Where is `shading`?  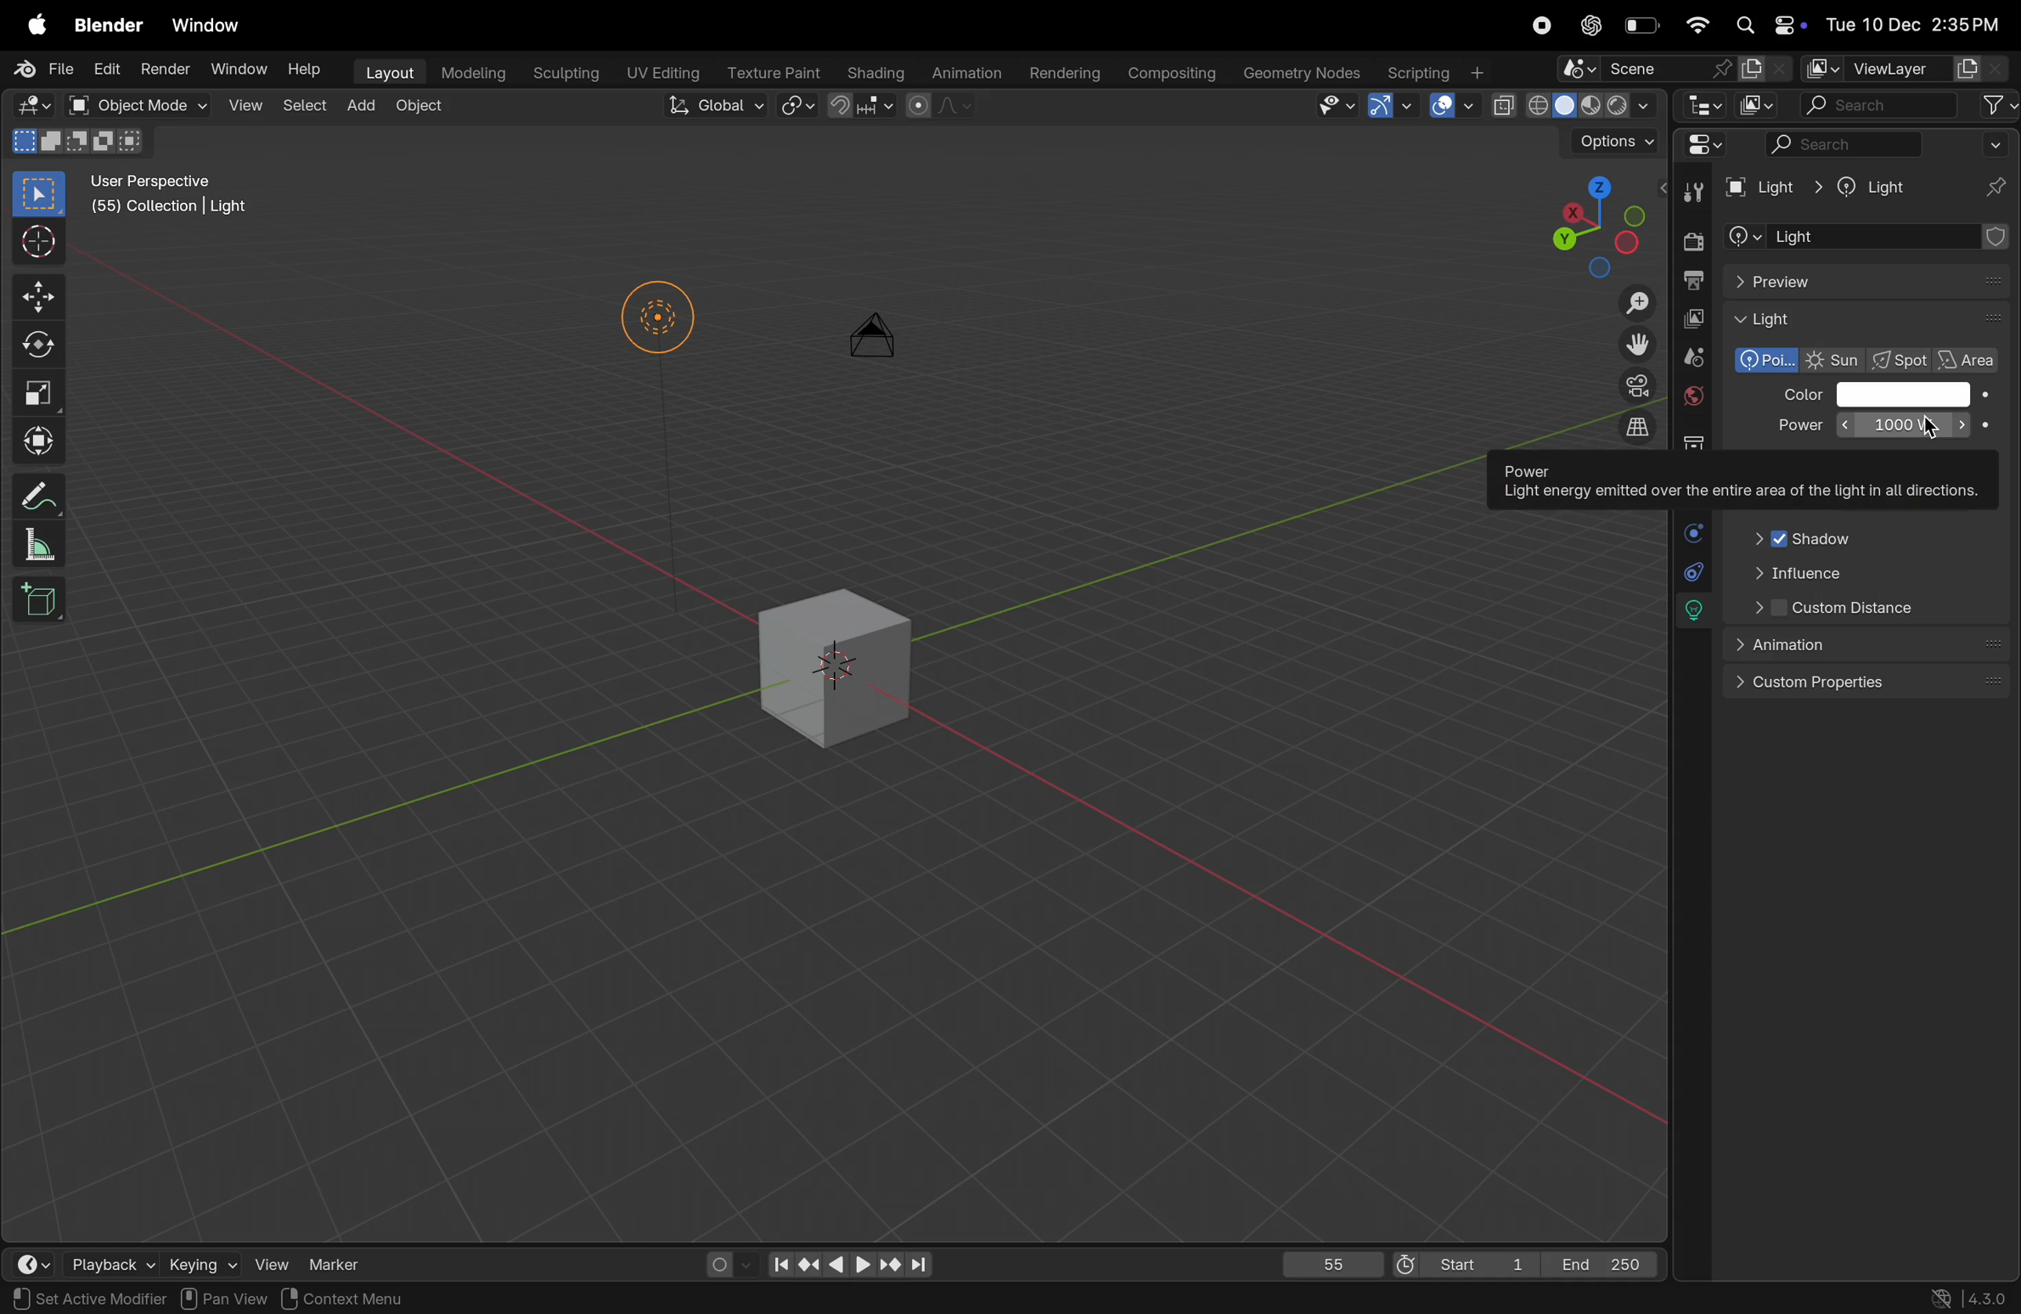 shading is located at coordinates (877, 70).